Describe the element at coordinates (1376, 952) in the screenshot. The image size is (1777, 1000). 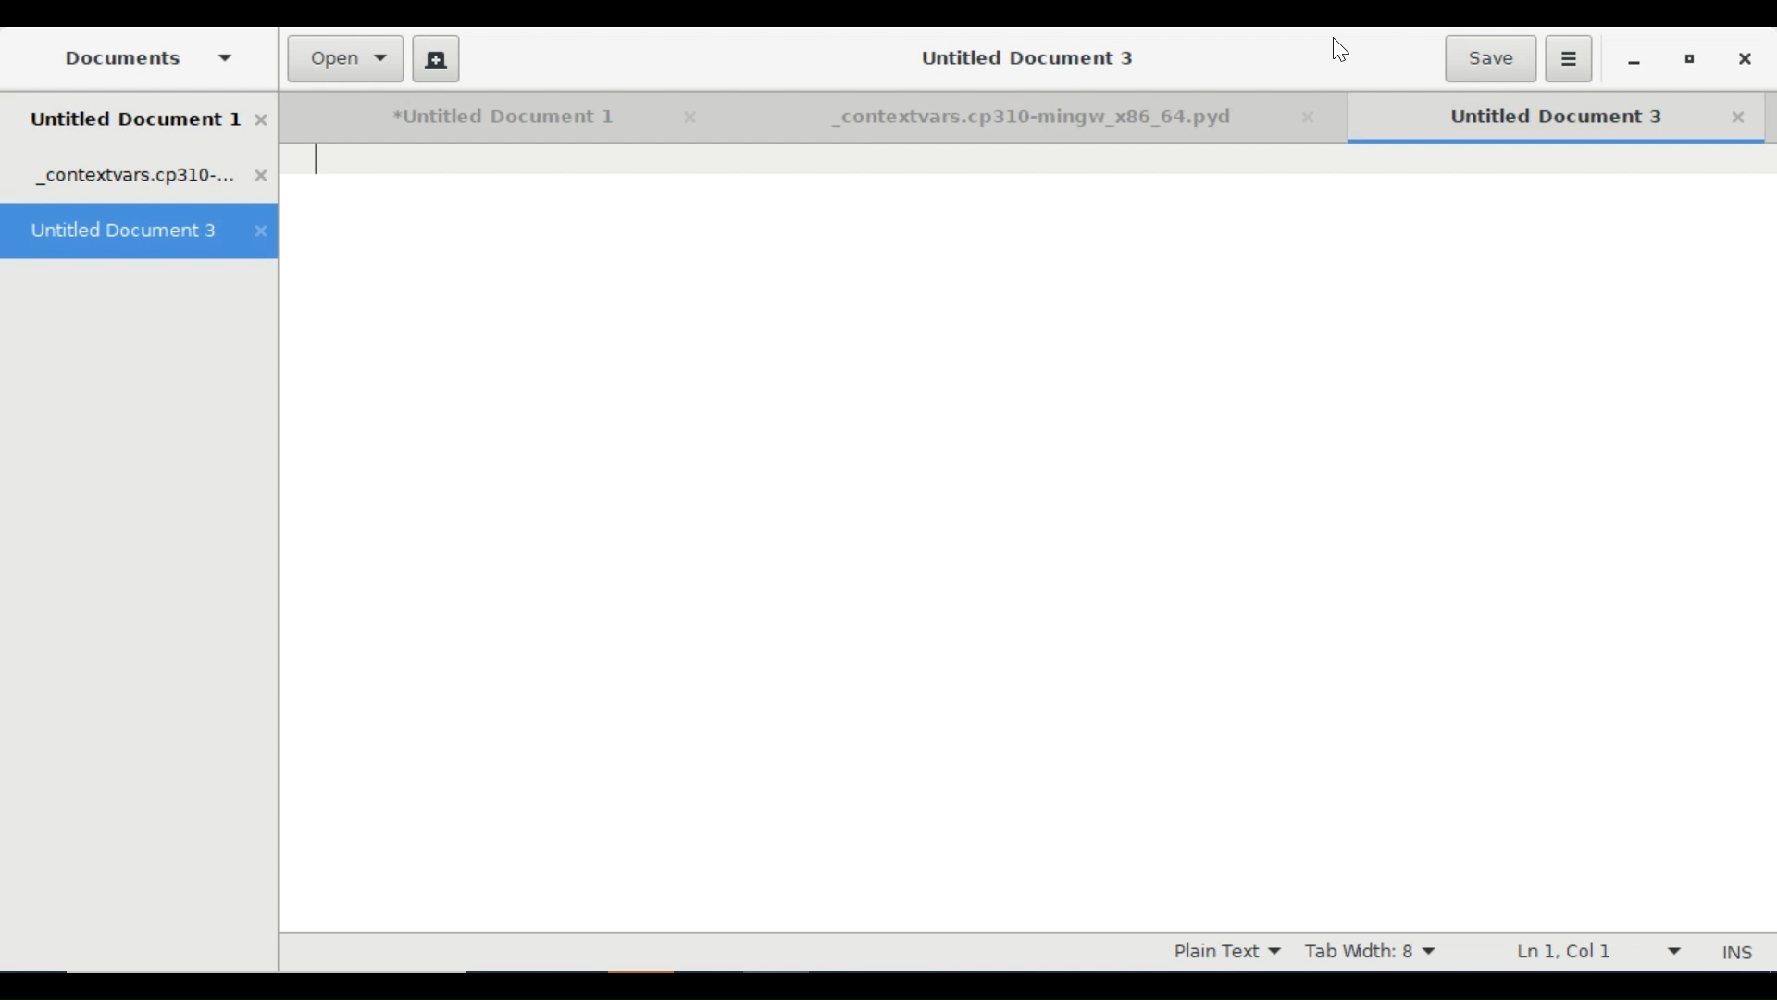
I see `Tab Width` at that location.